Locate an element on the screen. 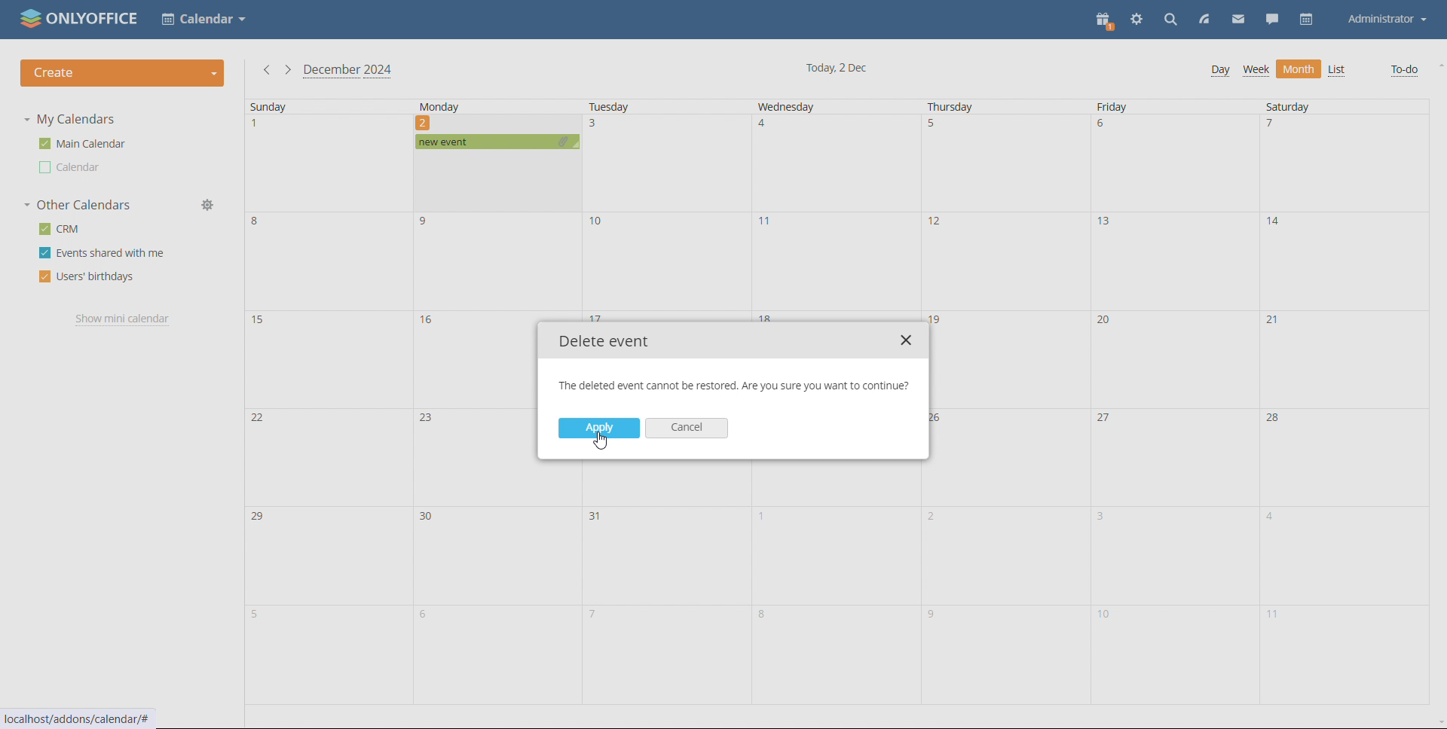 The width and height of the screenshot is (1447, 729). events shared with me is located at coordinates (102, 252).